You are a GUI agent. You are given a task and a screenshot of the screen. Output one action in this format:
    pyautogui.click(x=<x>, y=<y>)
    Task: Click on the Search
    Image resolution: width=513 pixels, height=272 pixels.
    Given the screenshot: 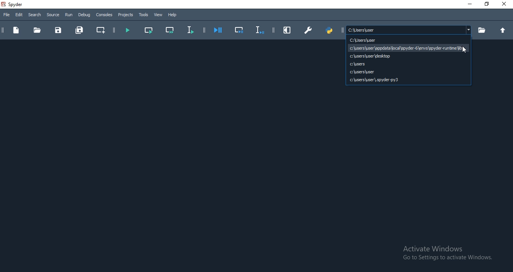 What is the action you would take?
    pyautogui.click(x=35, y=15)
    